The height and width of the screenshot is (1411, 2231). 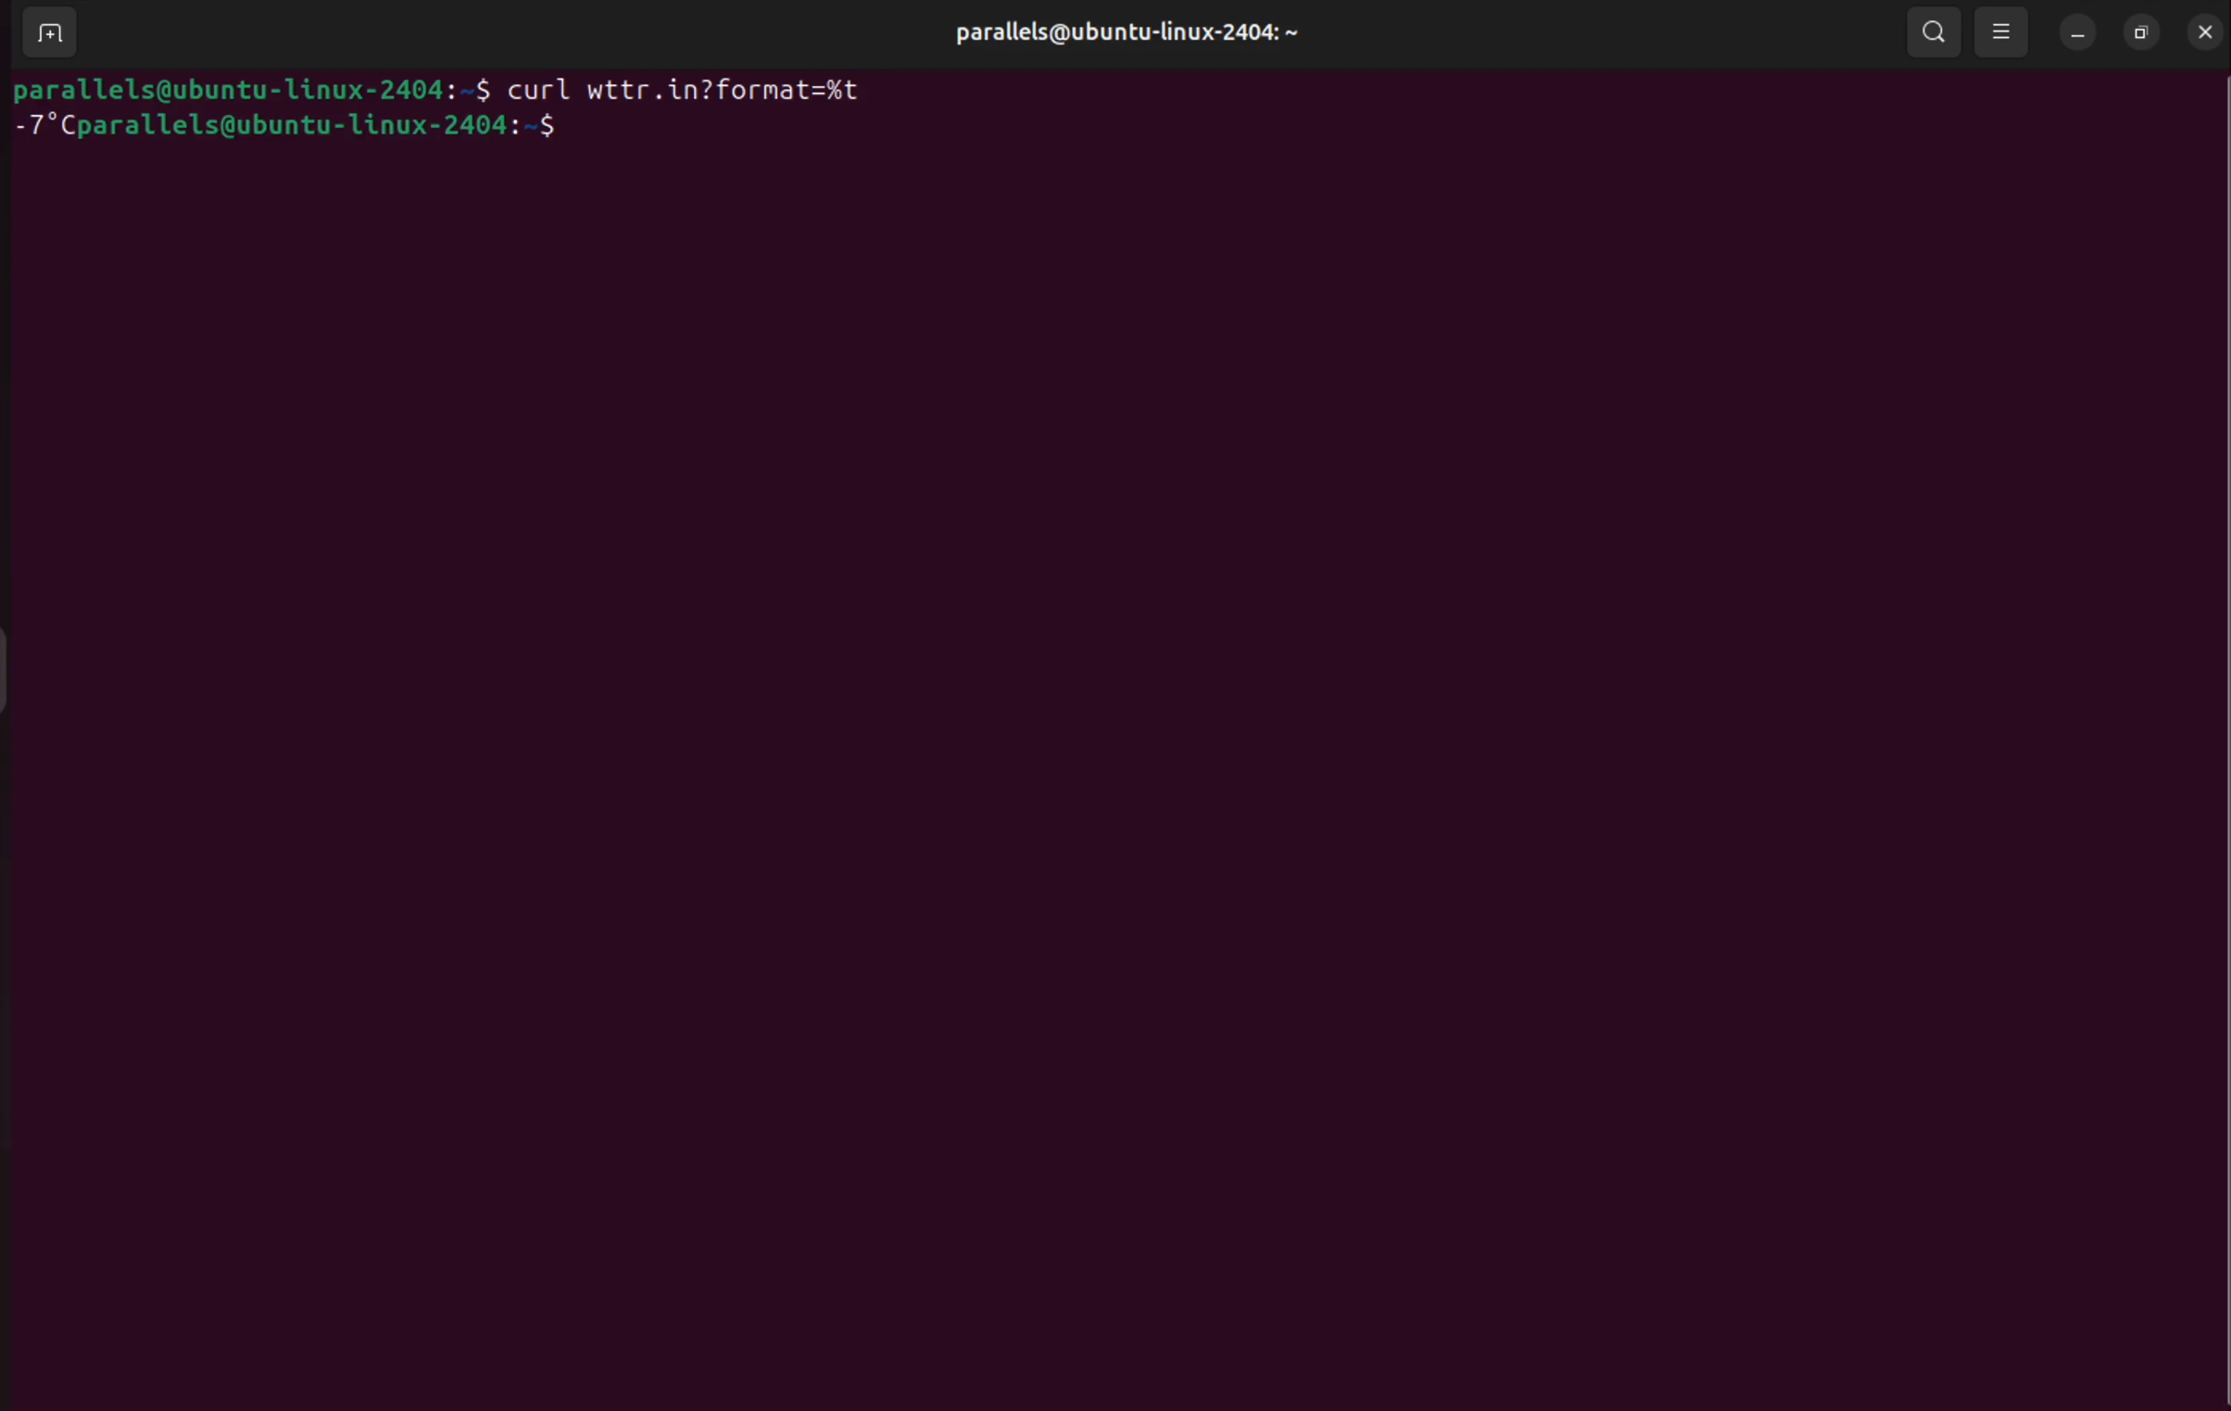 What do you see at coordinates (2139, 30) in the screenshot?
I see `resize` at bounding box center [2139, 30].